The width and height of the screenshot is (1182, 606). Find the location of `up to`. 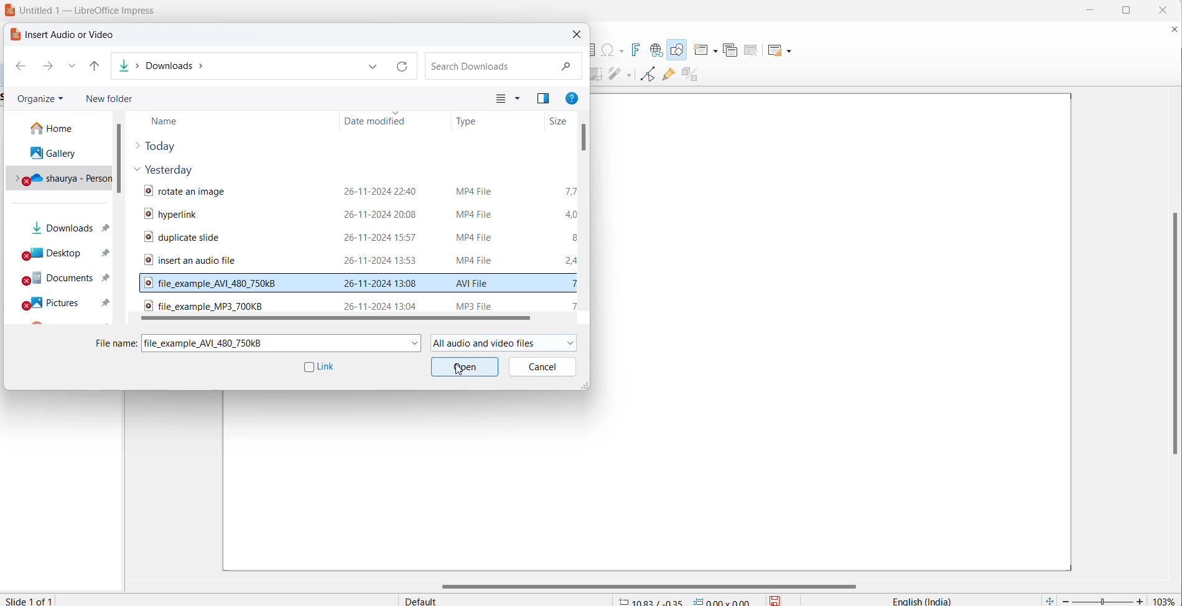

up to is located at coordinates (96, 66).